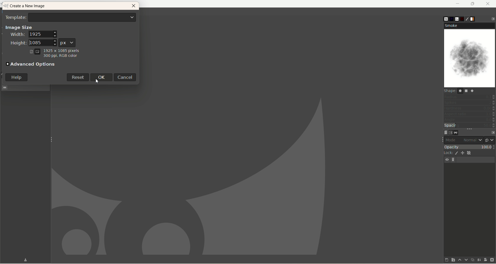 Image resolution: width=496 pixels, height=264 pixels. What do you see at coordinates (449, 19) in the screenshot?
I see `pattern` at bounding box center [449, 19].